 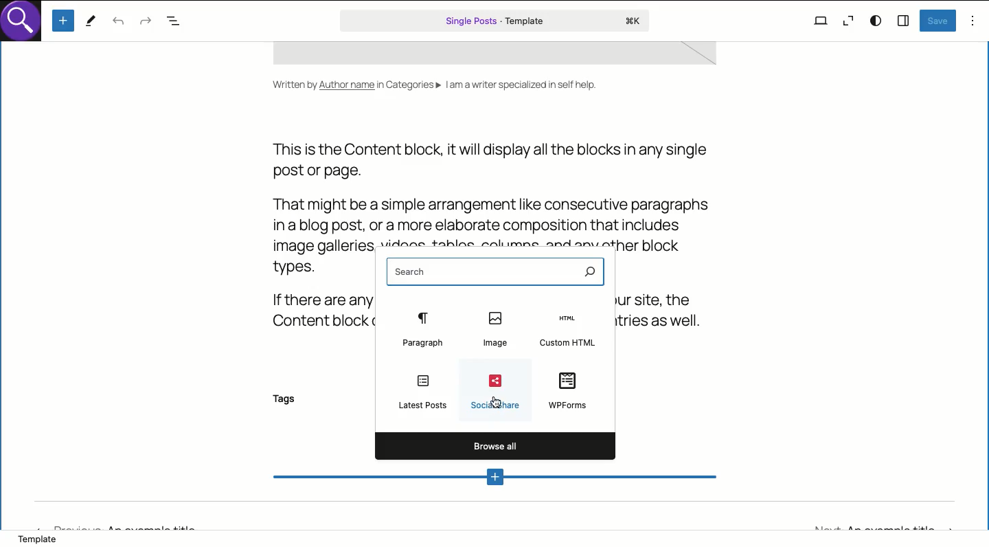 What do you see at coordinates (288, 399) in the screenshot?
I see `Tags` at bounding box center [288, 399].